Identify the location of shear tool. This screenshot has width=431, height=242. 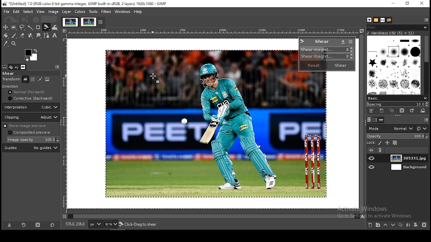
(46, 27).